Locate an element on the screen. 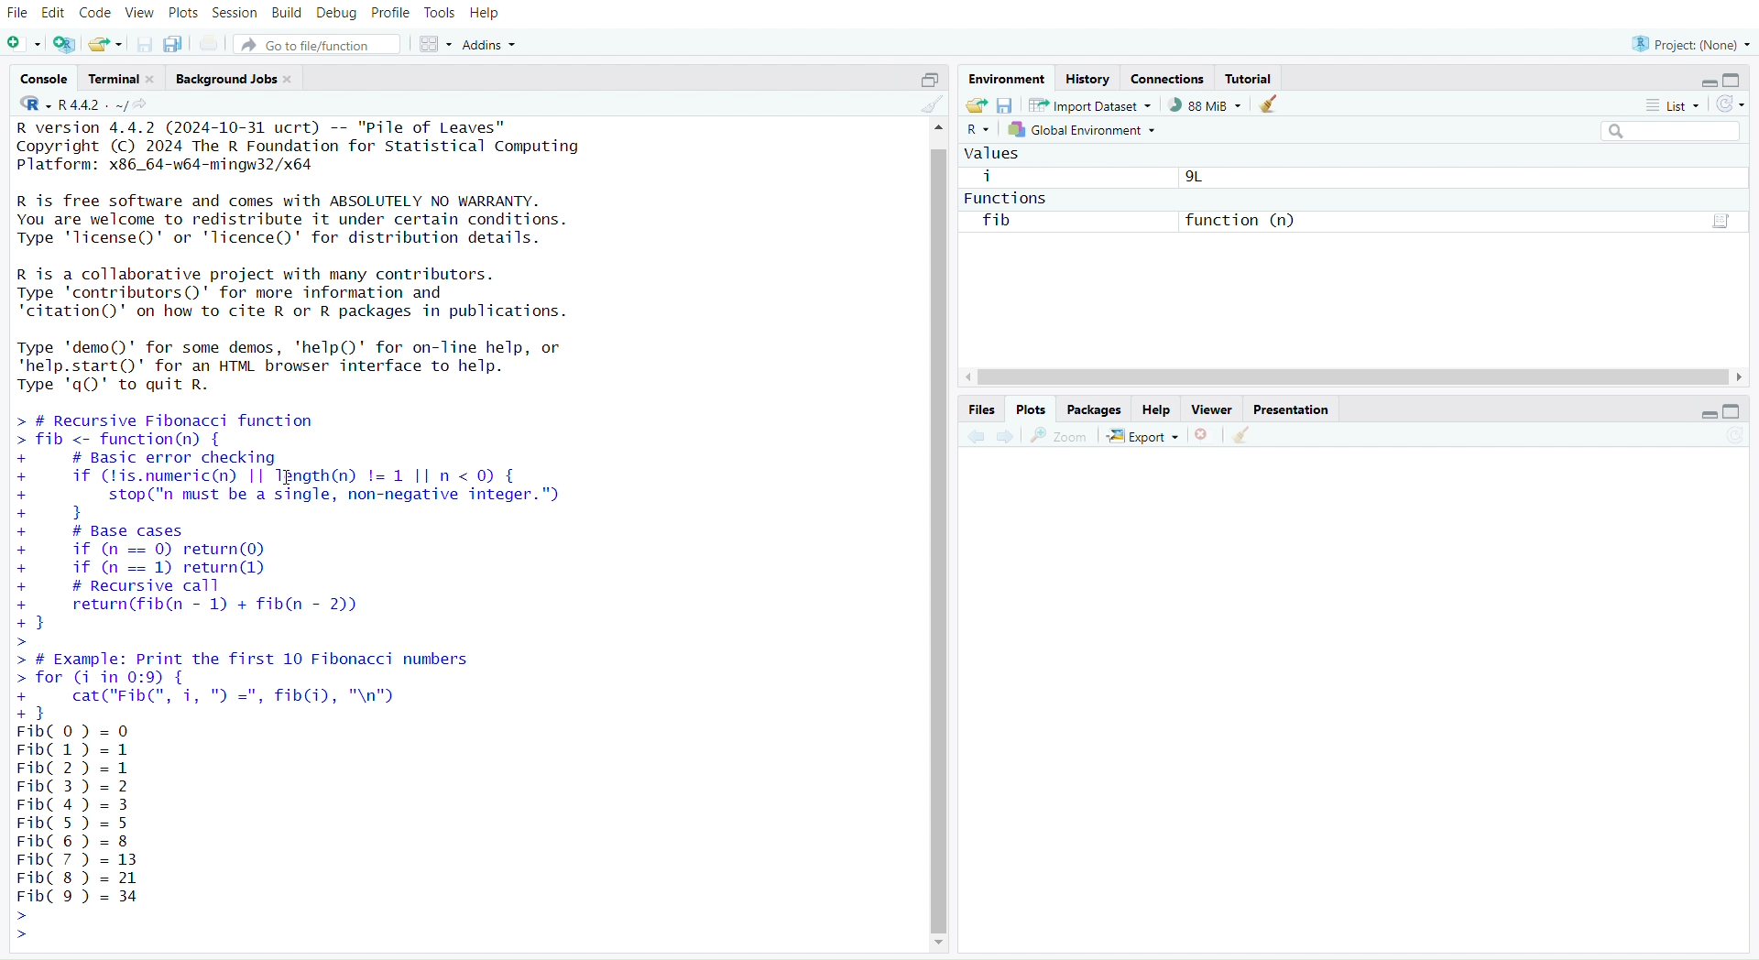 The height and width of the screenshot is (960, 1759). viewer is located at coordinates (1213, 410).